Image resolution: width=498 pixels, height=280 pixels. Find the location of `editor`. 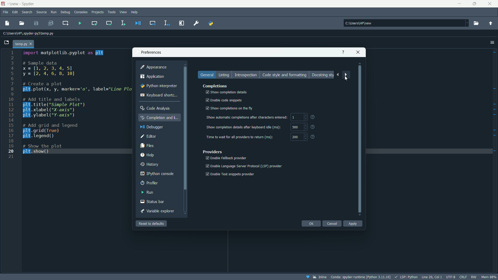

editor is located at coordinates (148, 136).